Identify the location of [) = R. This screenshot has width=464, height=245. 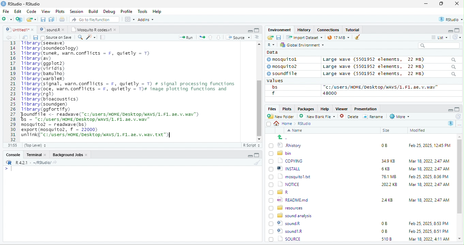
(283, 192).